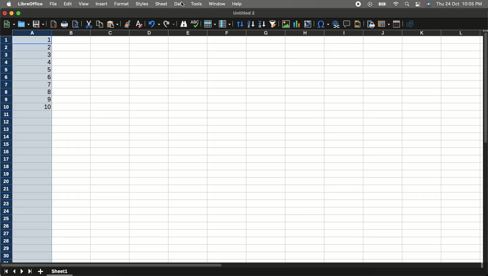  Describe the element at coordinates (240, 24) in the screenshot. I see `Sort` at that location.